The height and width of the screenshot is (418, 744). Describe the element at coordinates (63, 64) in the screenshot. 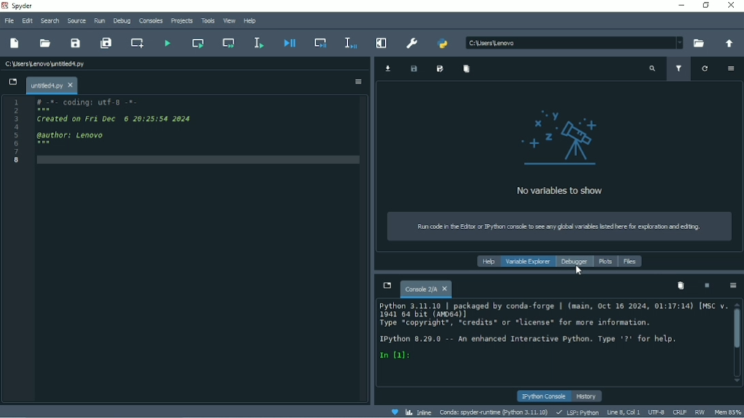

I see `C:\sers\Lenovo untitedd.oy` at that location.